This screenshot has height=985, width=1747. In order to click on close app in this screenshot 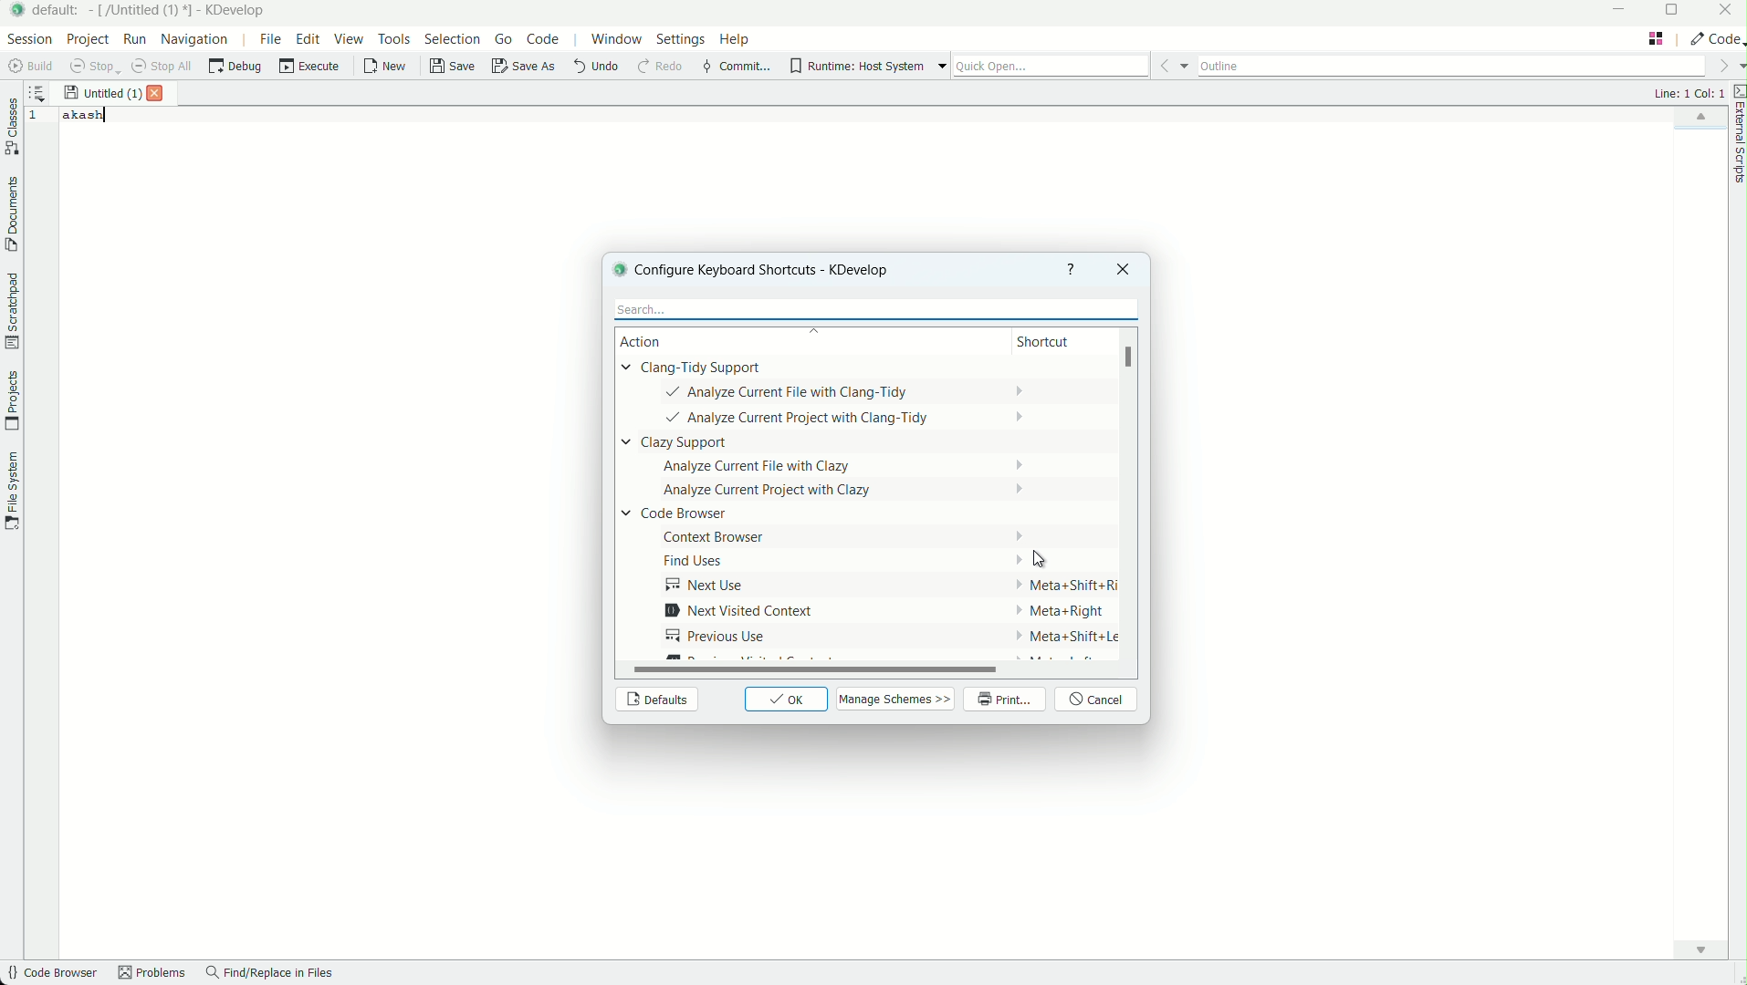, I will do `click(1726, 12)`.